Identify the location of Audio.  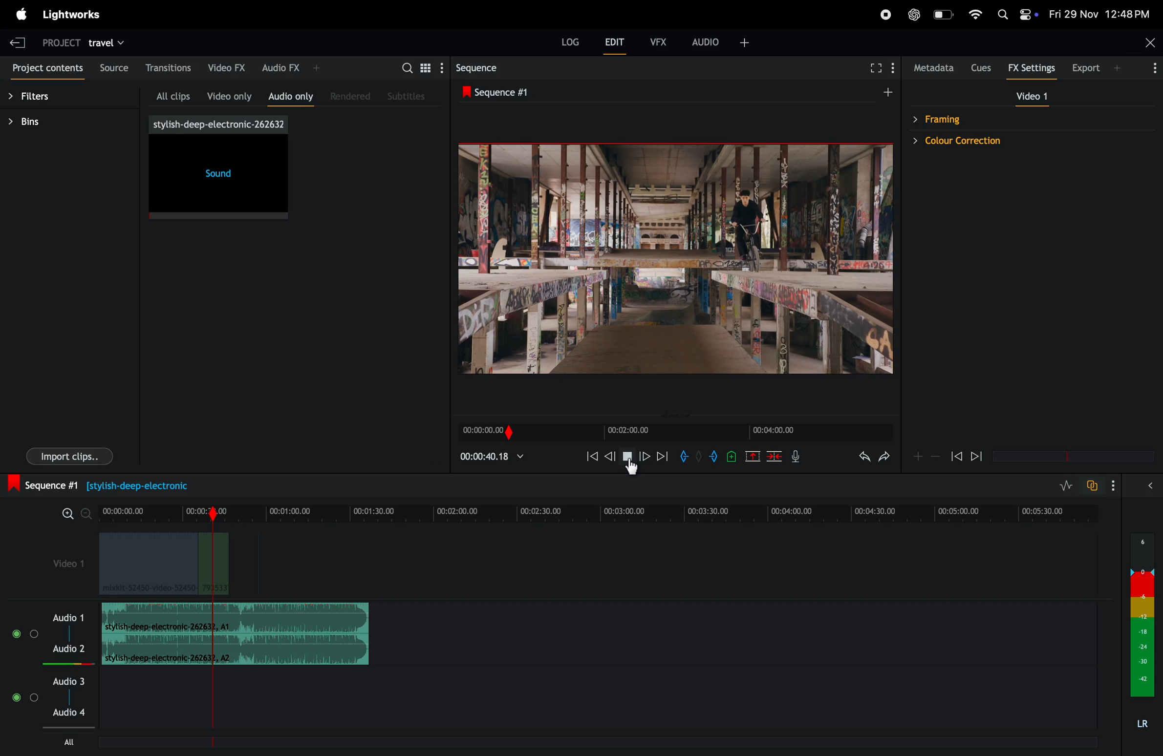
(67, 649).